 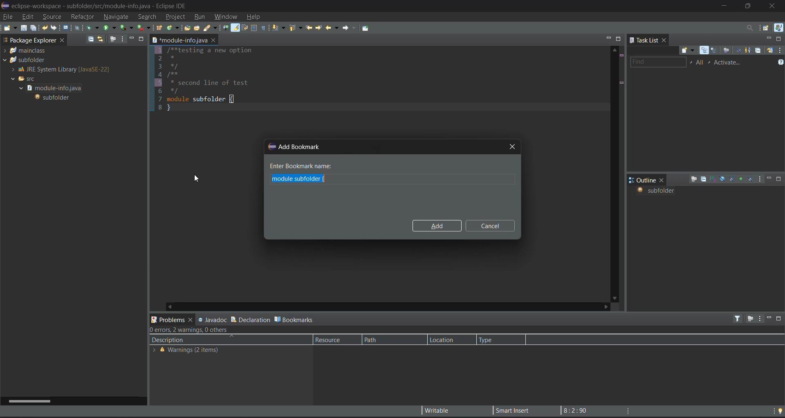 I want to click on cursor, so click(x=197, y=178).